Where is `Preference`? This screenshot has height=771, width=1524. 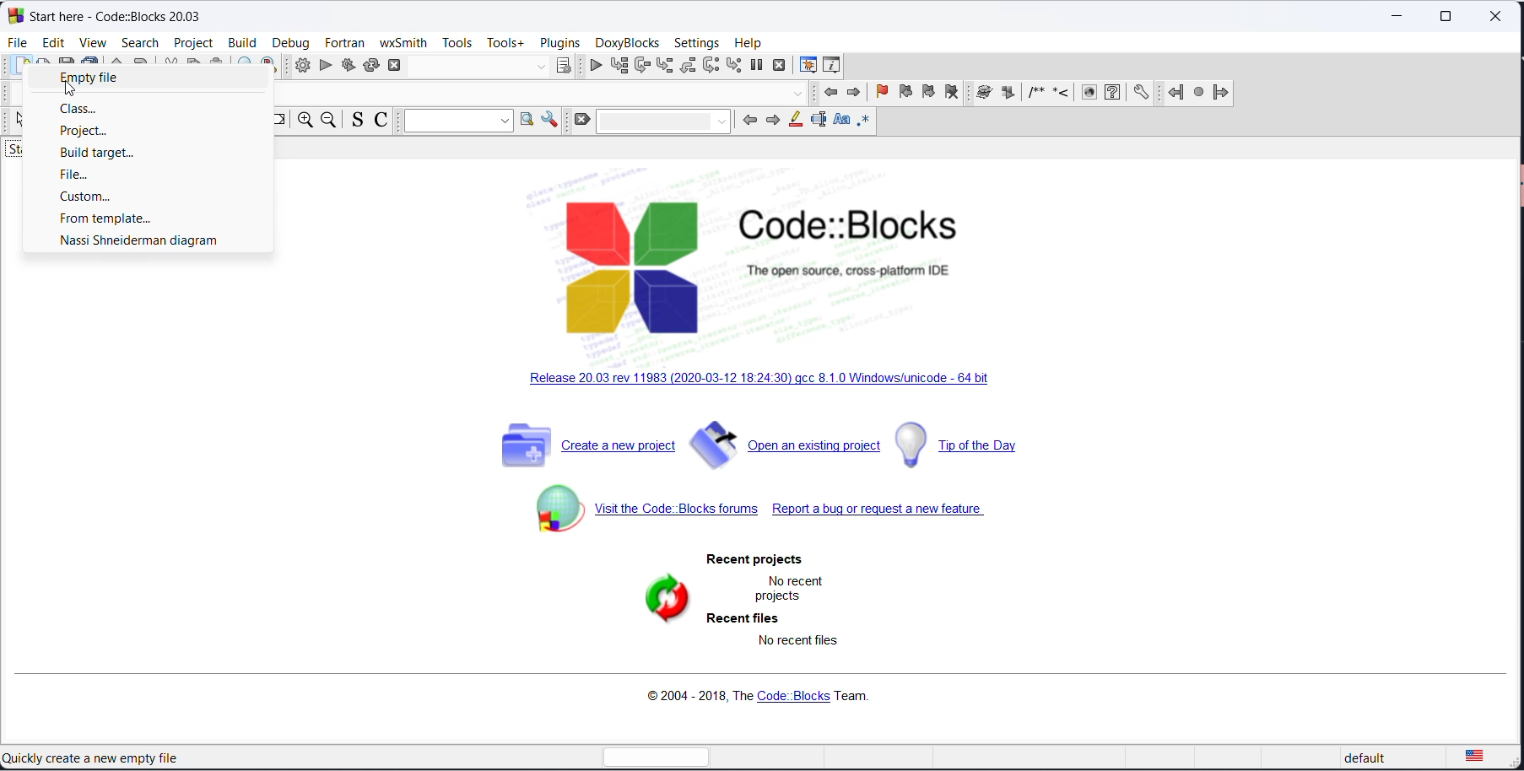 Preference is located at coordinates (1142, 94).